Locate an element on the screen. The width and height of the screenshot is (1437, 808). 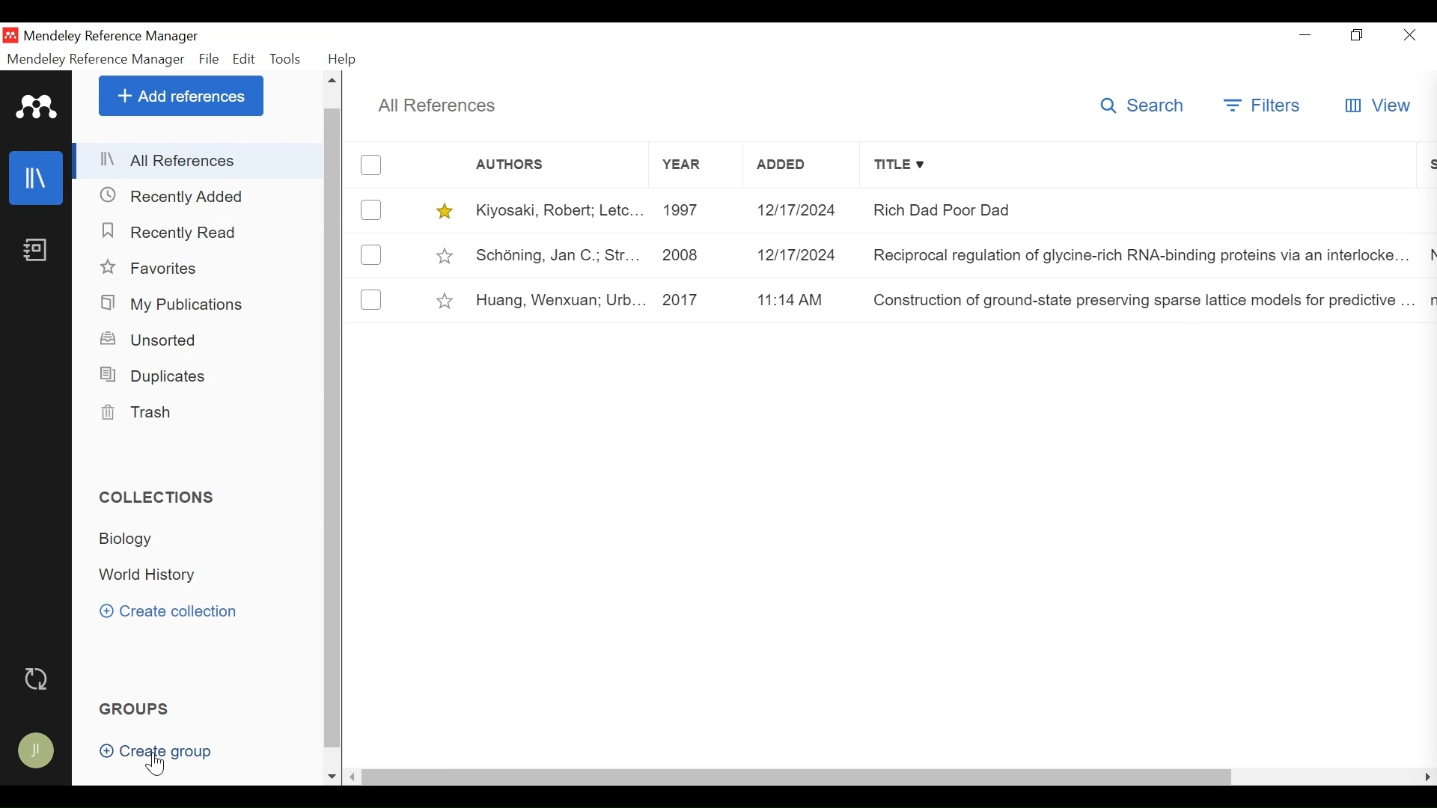
Search is located at coordinates (1139, 106).